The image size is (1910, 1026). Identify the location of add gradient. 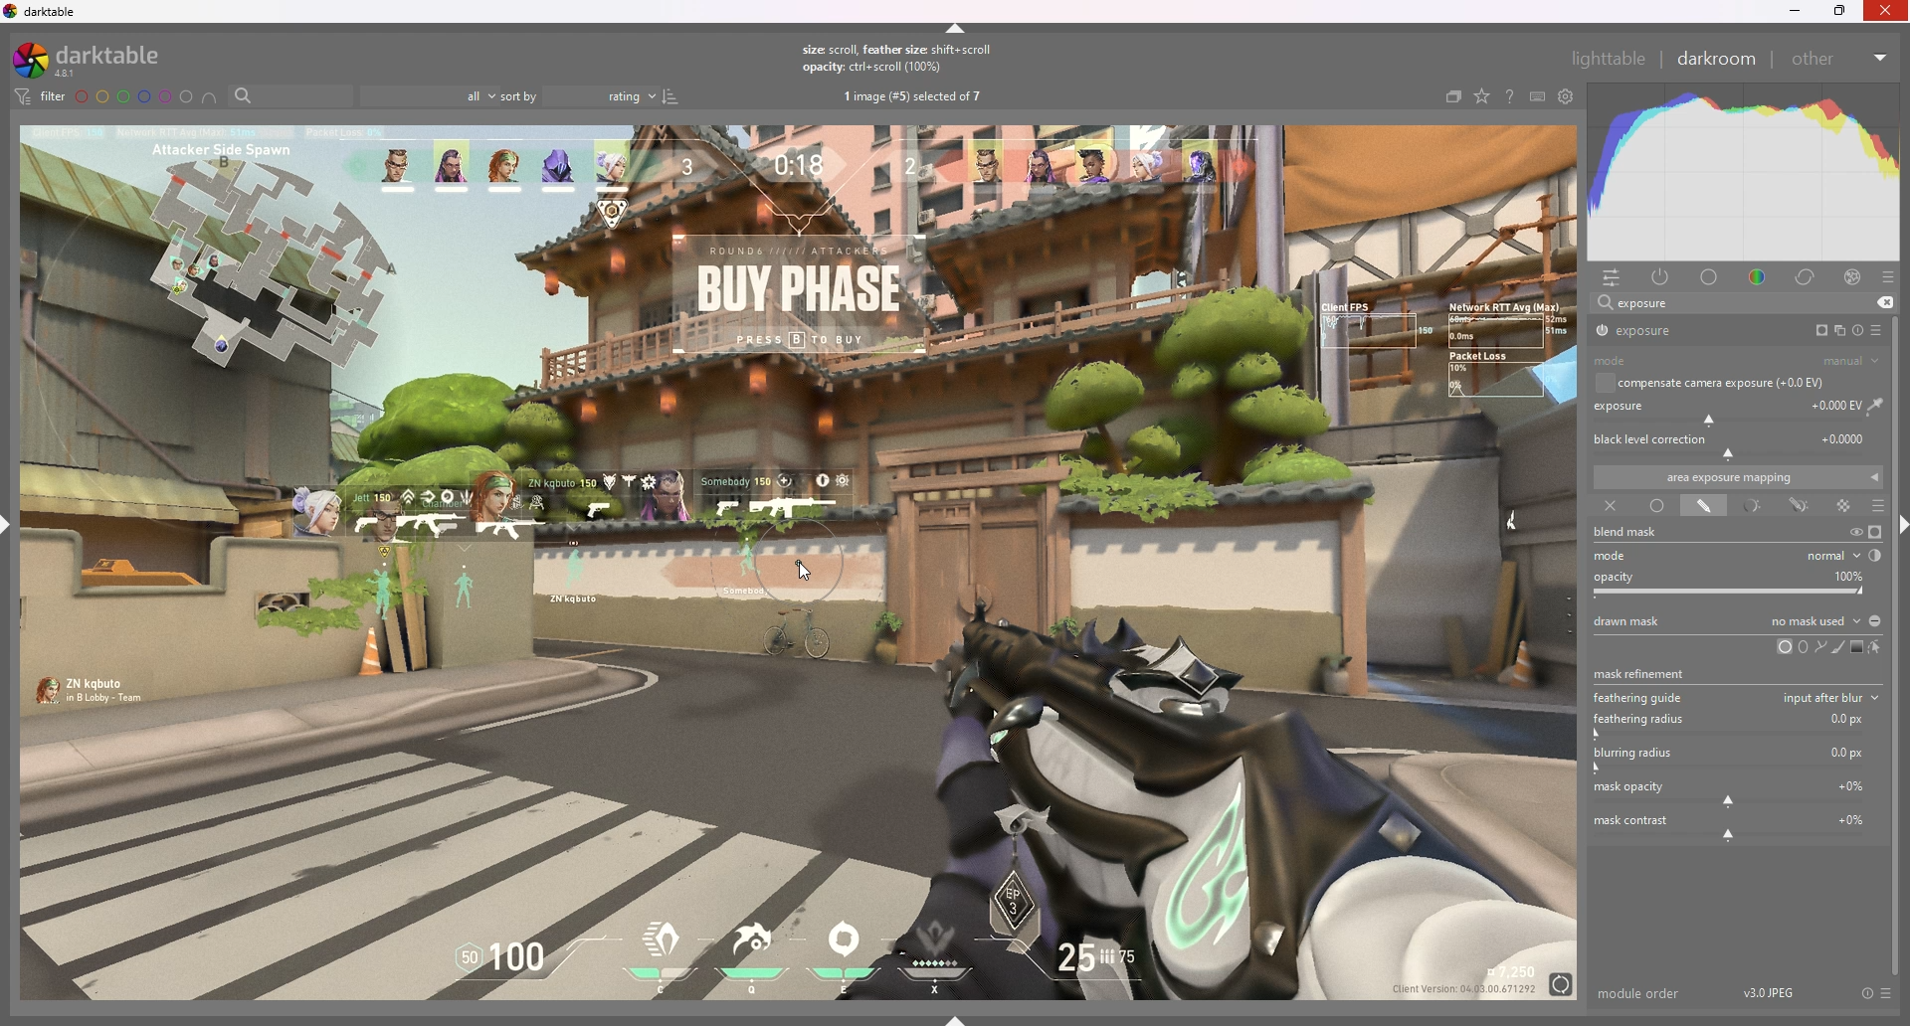
(1855, 646).